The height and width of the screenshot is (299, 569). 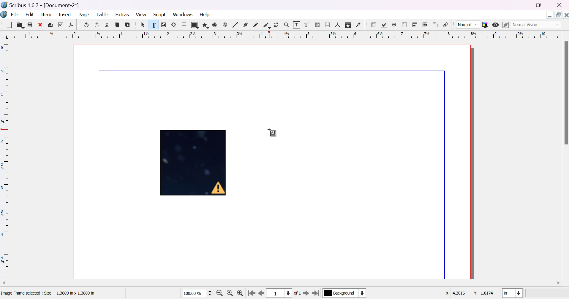 I want to click on table, so click(x=184, y=24).